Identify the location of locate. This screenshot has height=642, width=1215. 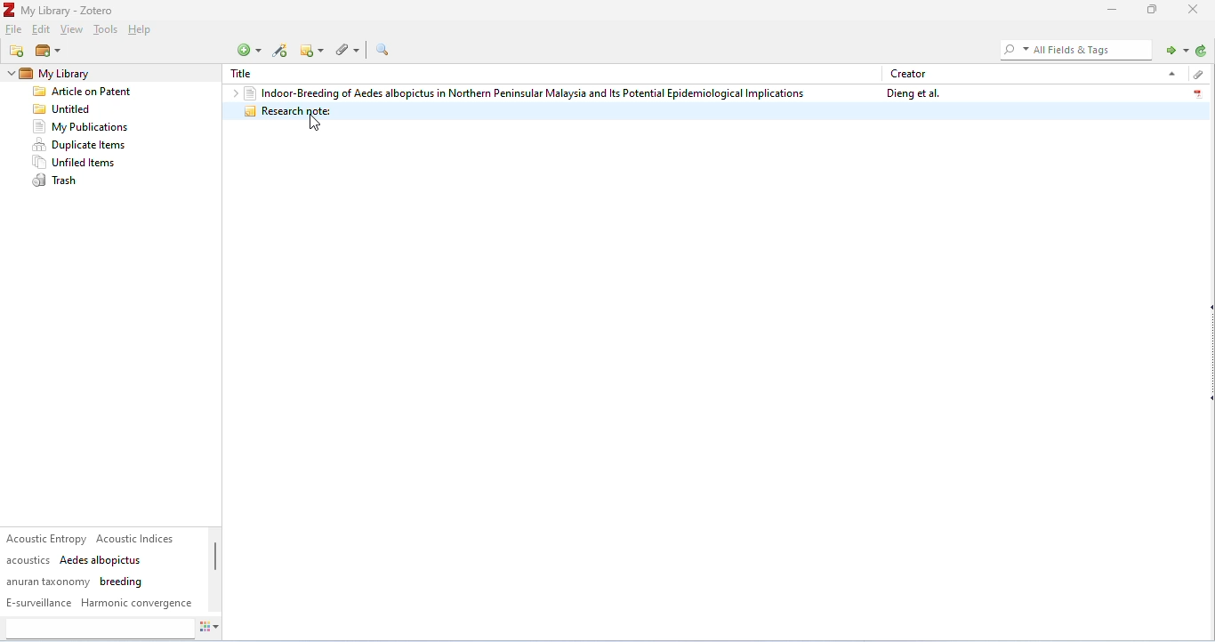
(1174, 49).